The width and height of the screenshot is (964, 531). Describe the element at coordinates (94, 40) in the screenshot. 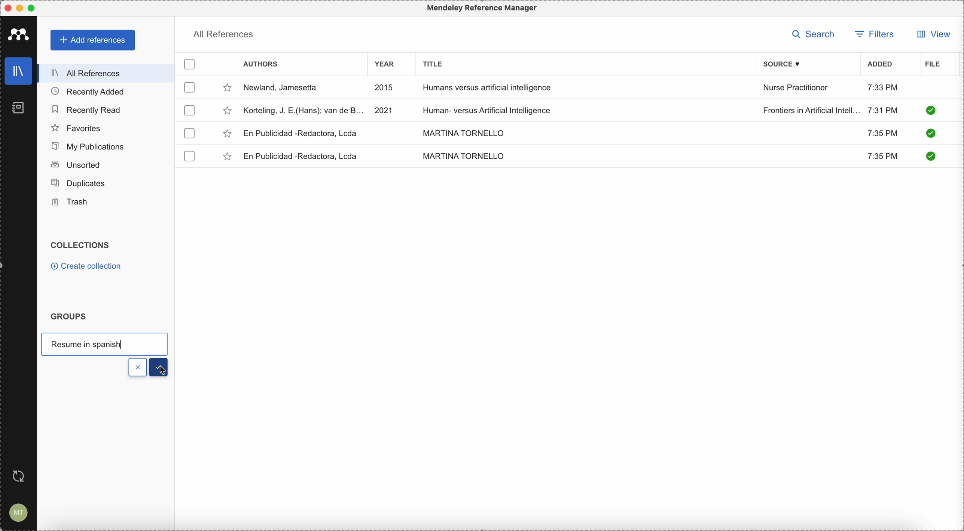

I see `add references` at that location.